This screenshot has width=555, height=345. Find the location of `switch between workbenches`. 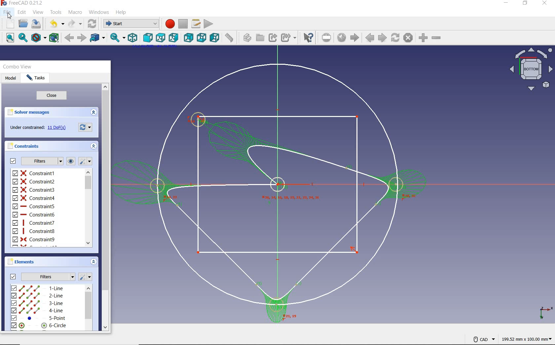

switch between workbenches is located at coordinates (129, 23).